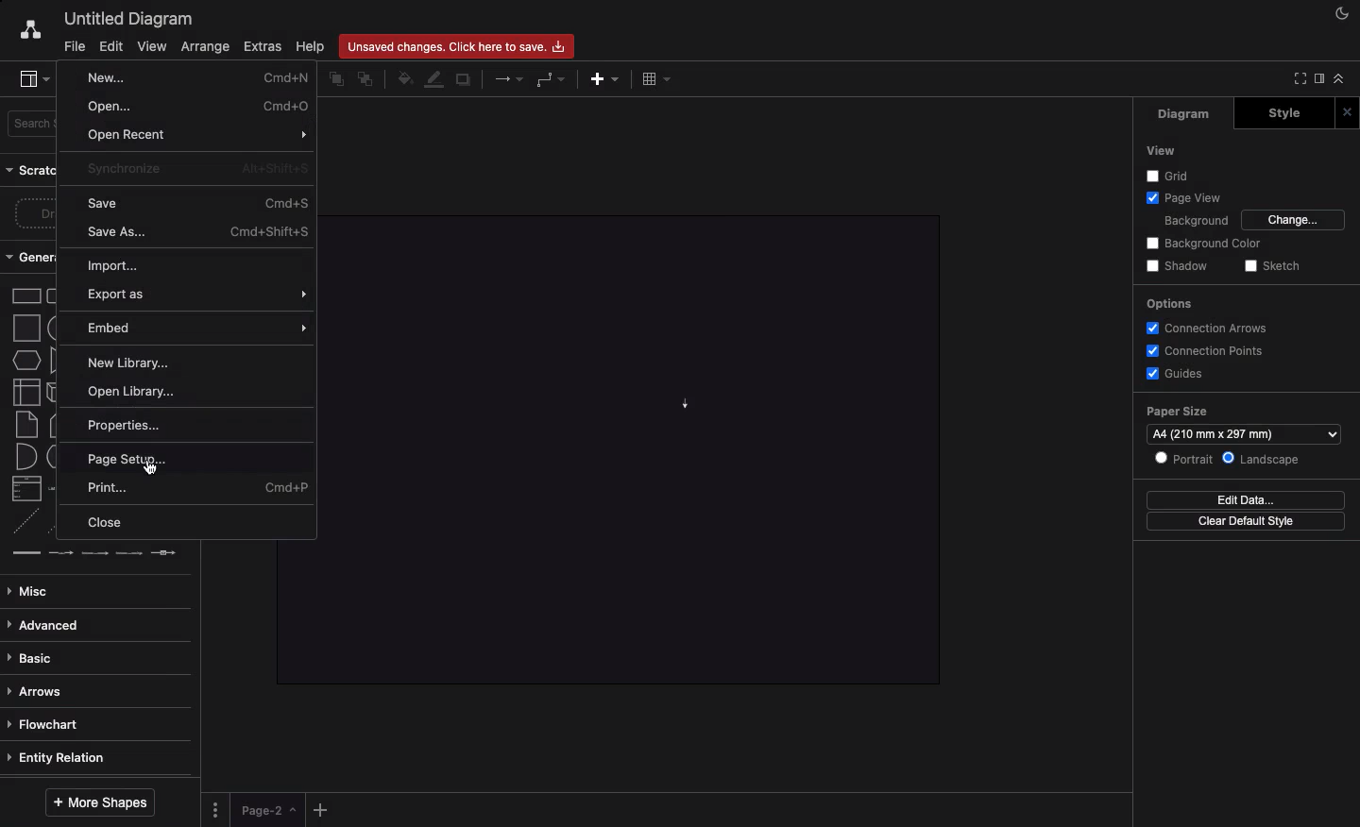 This screenshot has height=827, width=1360. Describe the element at coordinates (1212, 328) in the screenshot. I see `Connection arrows` at that location.